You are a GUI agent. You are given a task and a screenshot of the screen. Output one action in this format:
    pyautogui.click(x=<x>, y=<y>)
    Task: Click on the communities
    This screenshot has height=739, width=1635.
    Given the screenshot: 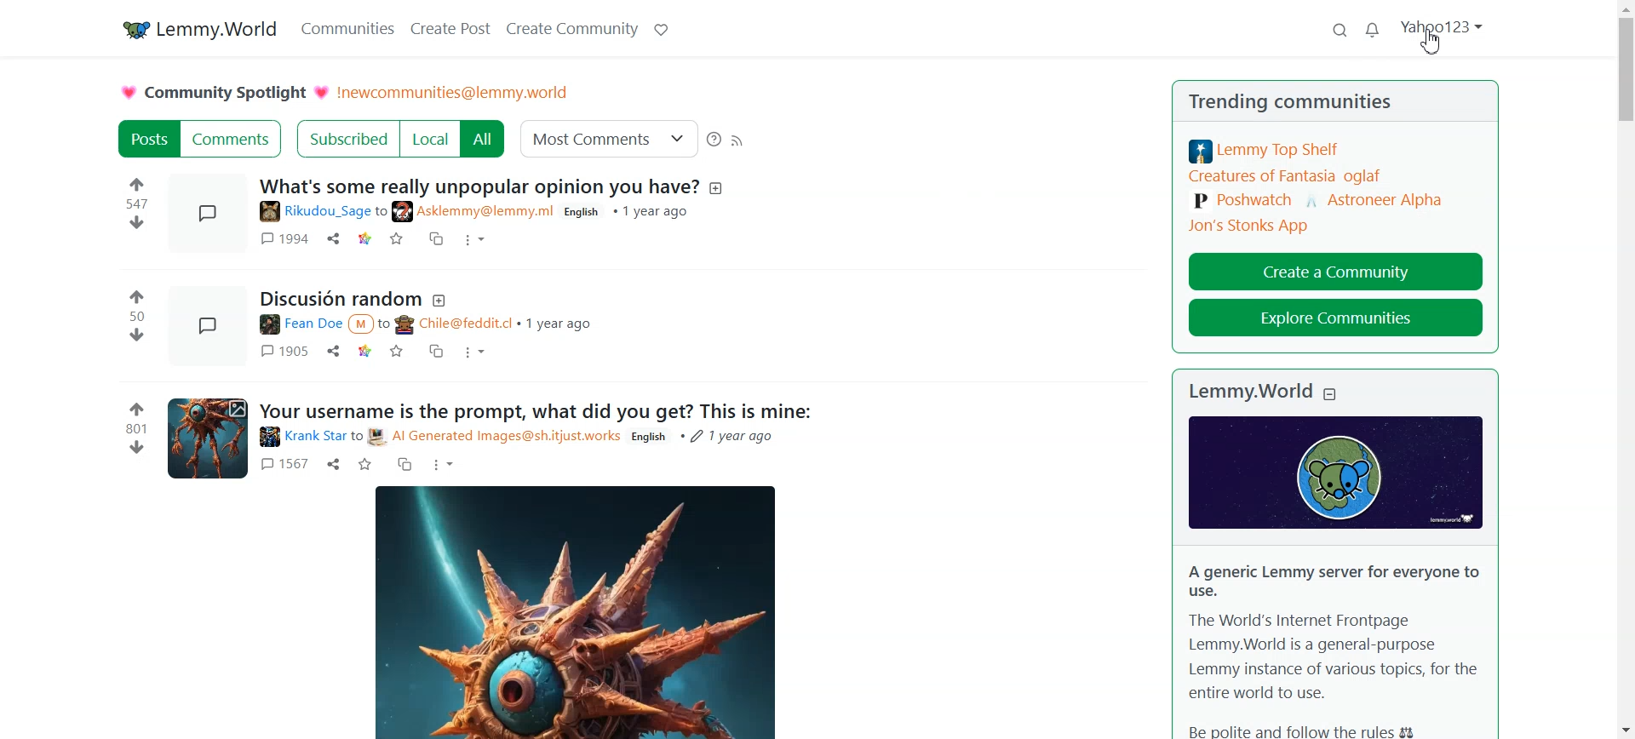 What is the action you would take?
    pyautogui.click(x=1337, y=104)
    